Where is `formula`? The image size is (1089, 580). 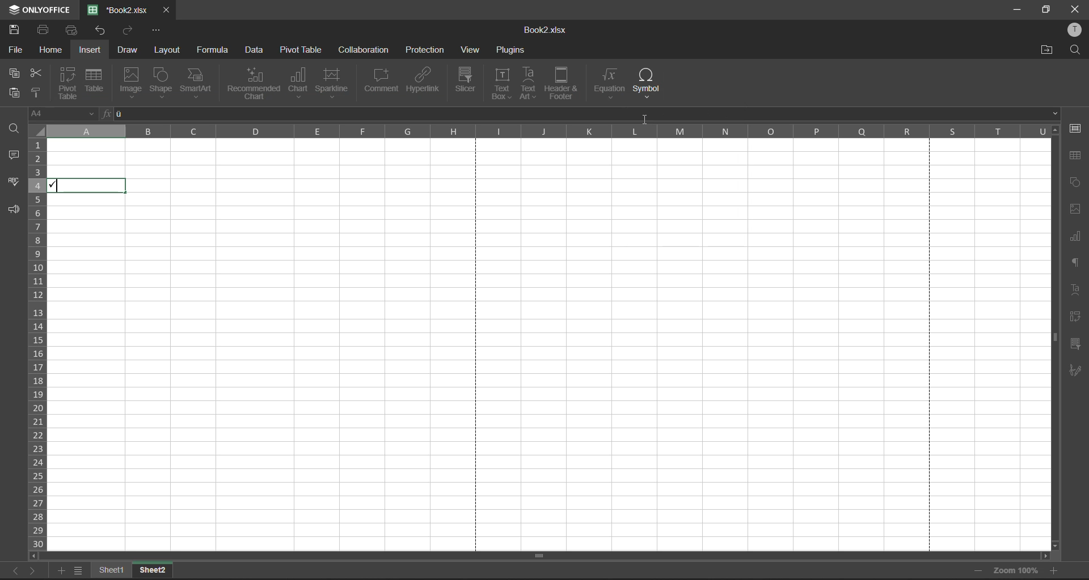
formula is located at coordinates (211, 51).